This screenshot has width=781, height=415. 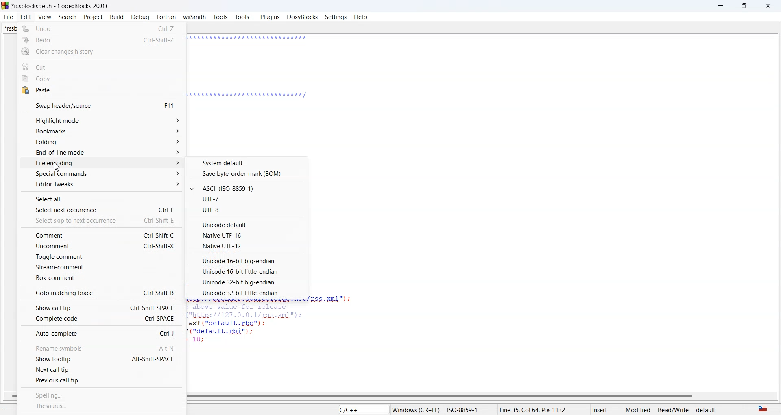 What do you see at coordinates (102, 198) in the screenshot?
I see `Select all` at bounding box center [102, 198].